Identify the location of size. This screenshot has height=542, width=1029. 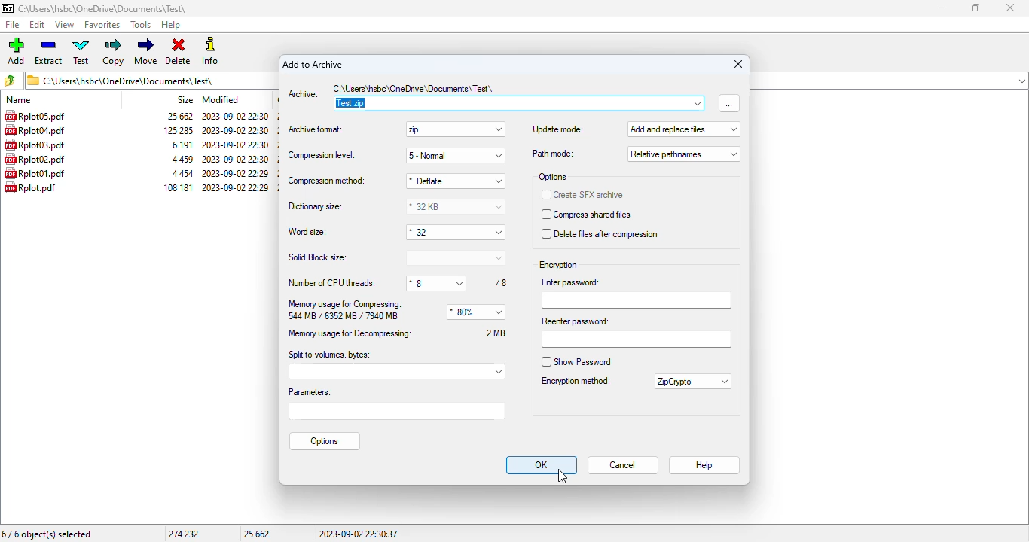
(181, 145).